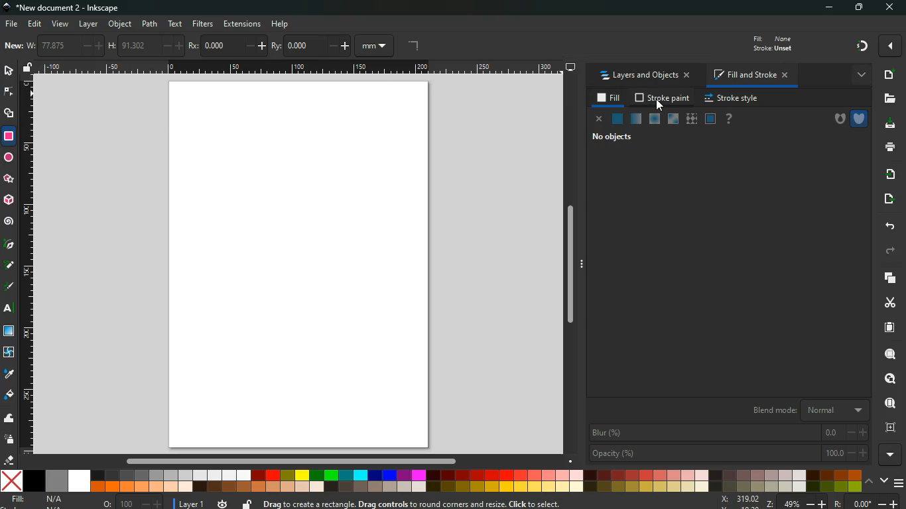 The image size is (906, 509). What do you see at coordinates (204, 24) in the screenshot?
I see `filters` at bounding box center [204, 24].